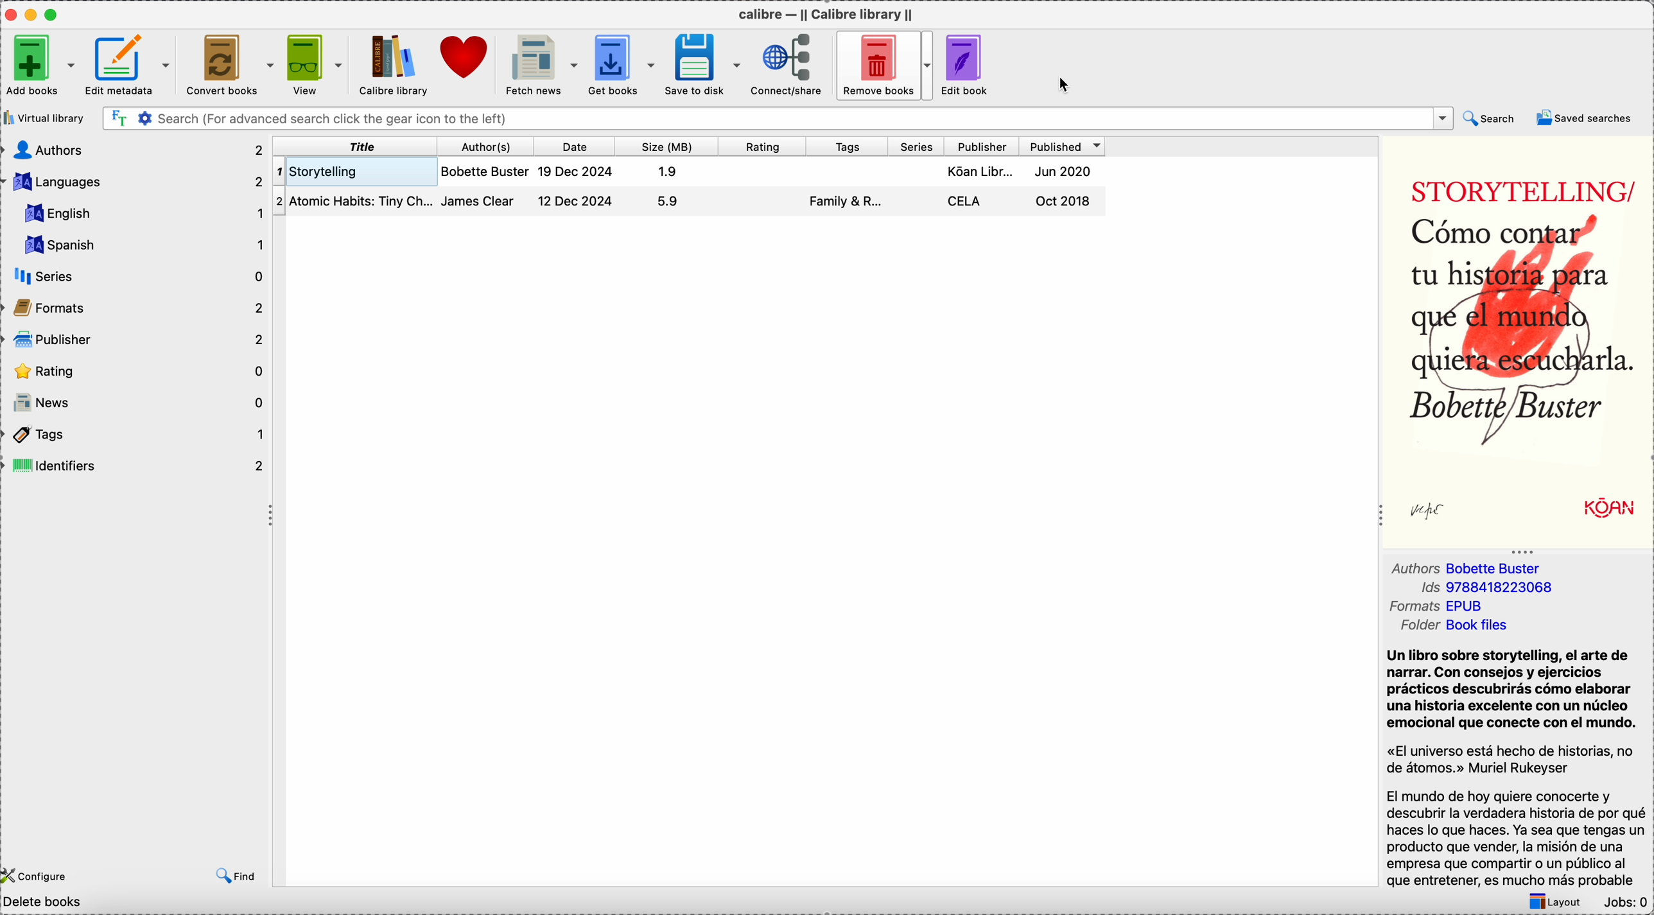  What do you see at coordinates (39, 69) in the screenshot?
I see `add books` at bounding box center [39, 69].